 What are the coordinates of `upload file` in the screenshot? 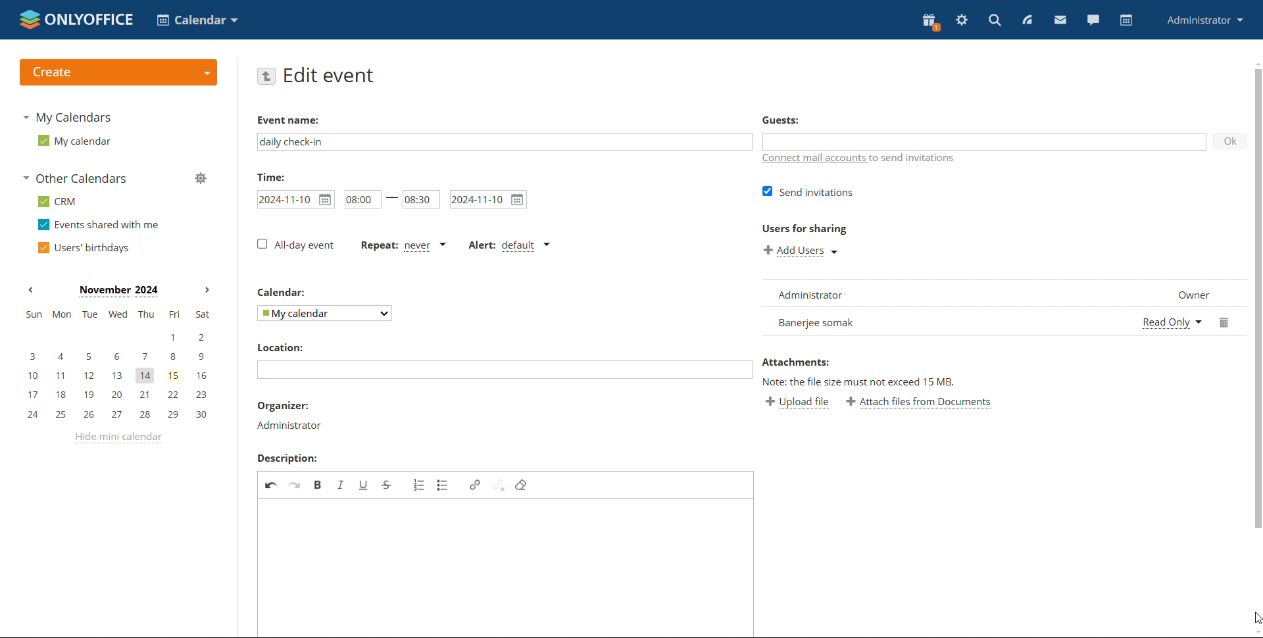 It's located at (787, 403).